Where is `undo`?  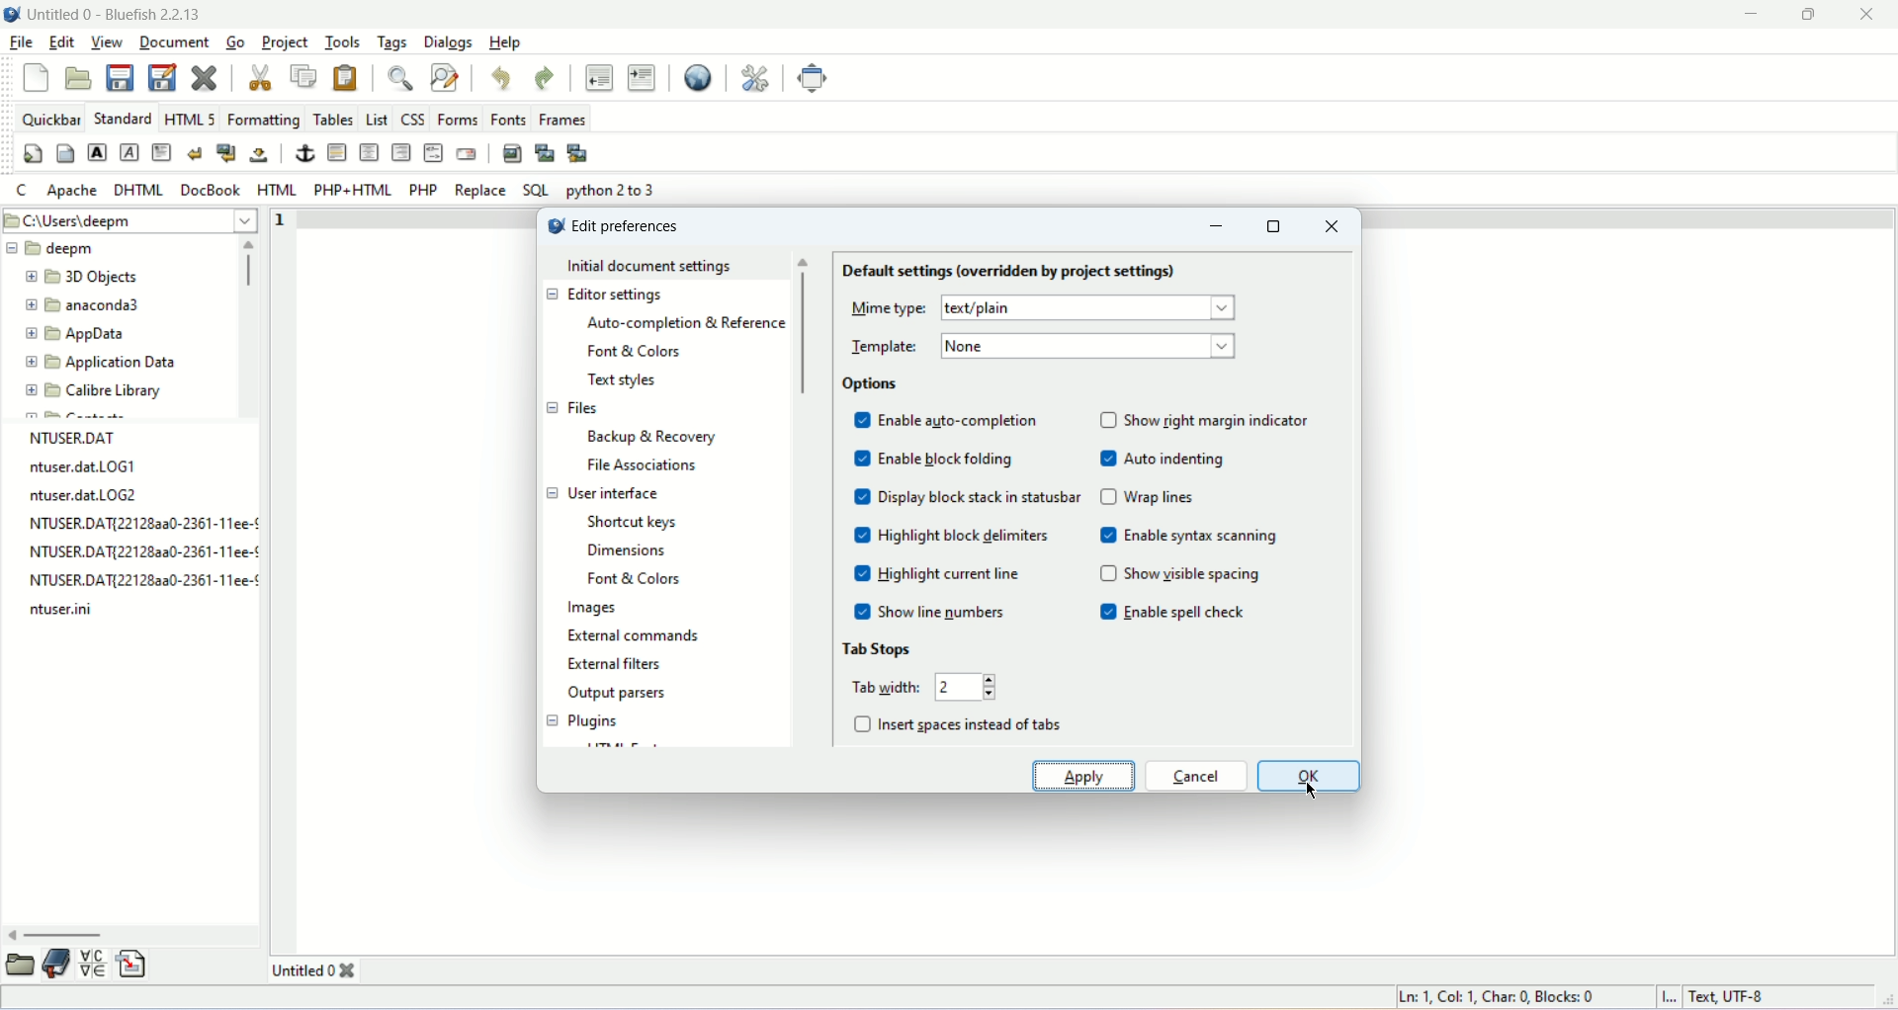 undo is located at coordinates (501, 75).